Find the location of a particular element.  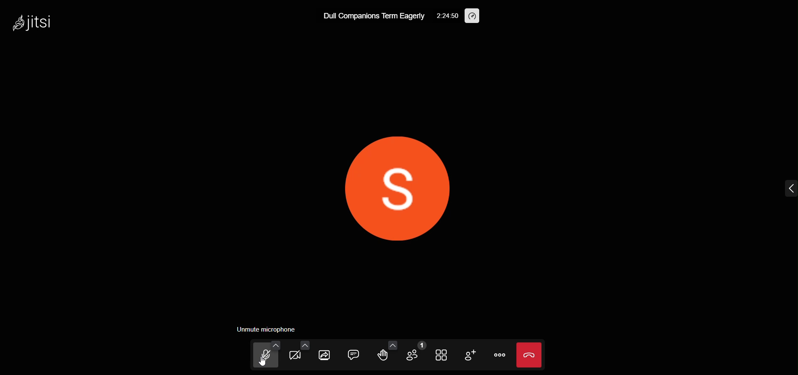

logo is located at coordinates (32, 24).